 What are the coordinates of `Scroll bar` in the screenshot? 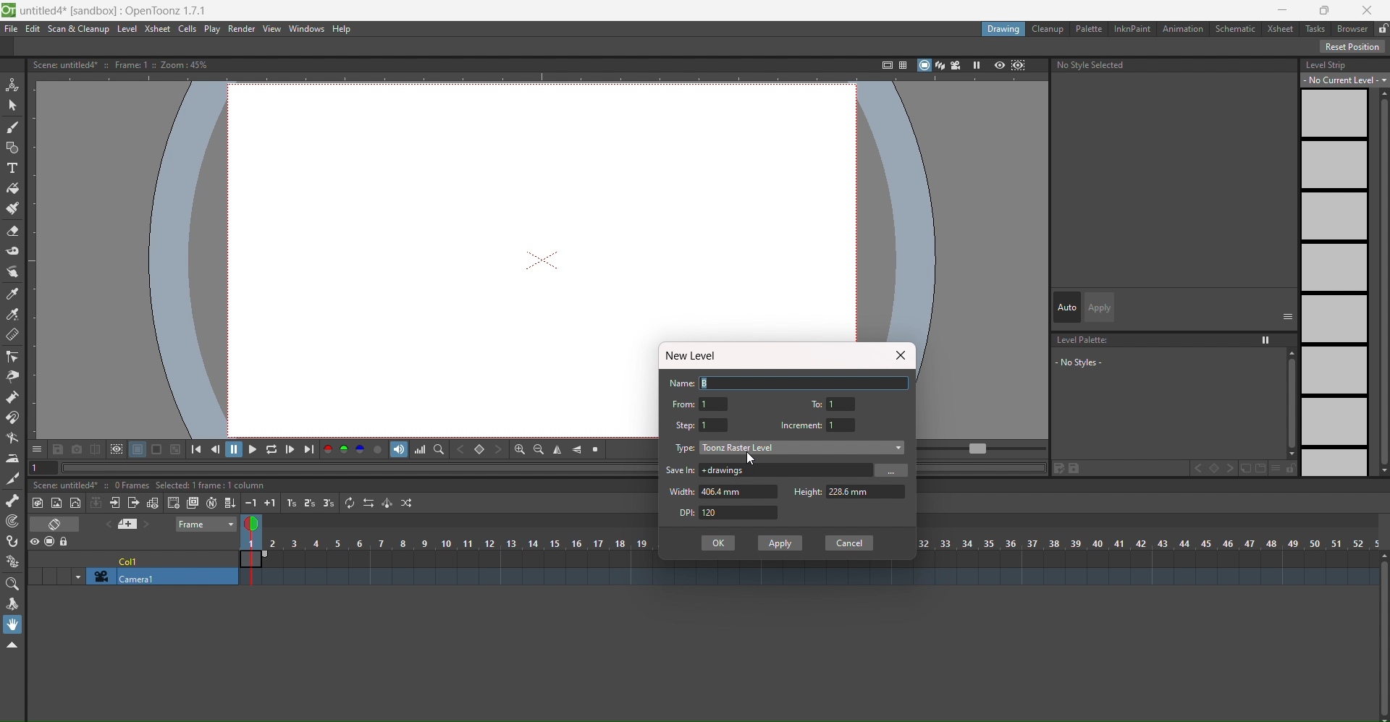 It's located at (1381, 282).